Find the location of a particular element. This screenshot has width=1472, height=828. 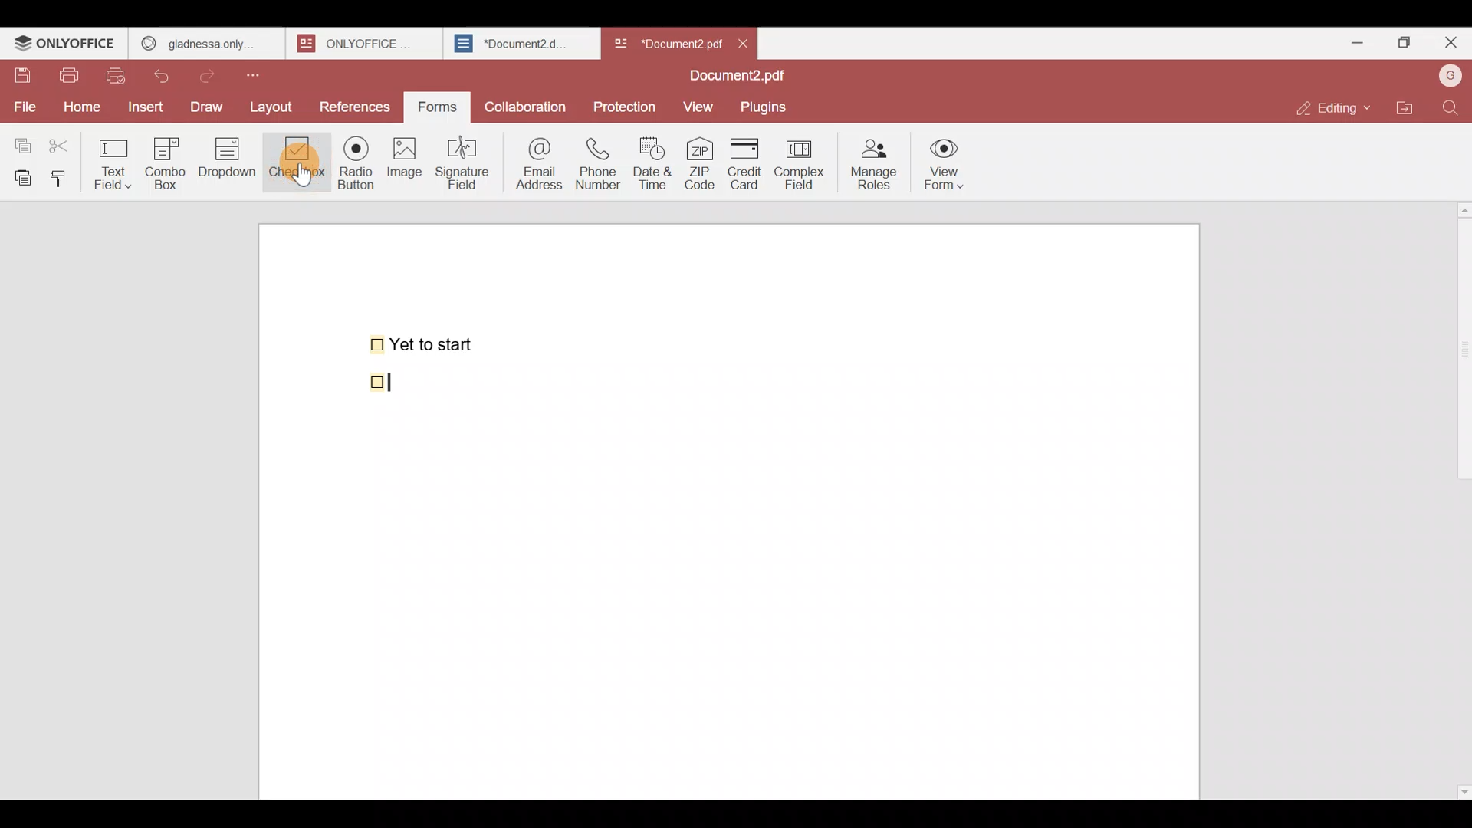

Text field is located at coordinates (116, 159).